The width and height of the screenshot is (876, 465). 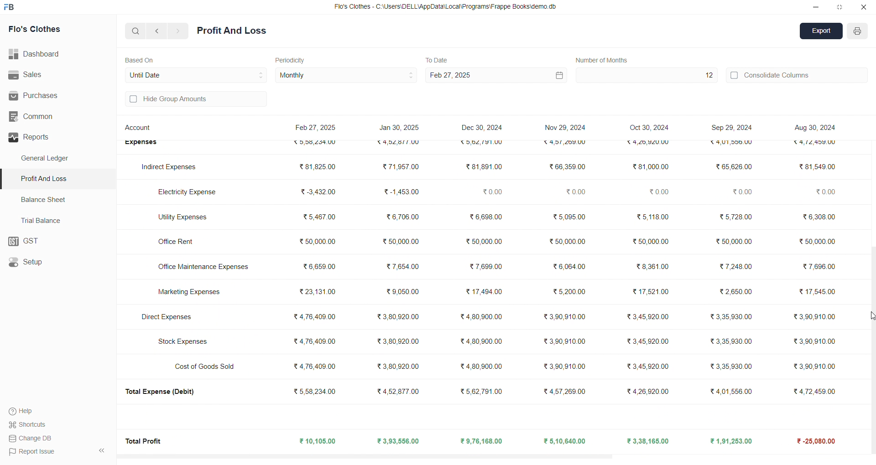 What do you see at coordinates (728, 144) in the screenshot?
I see `₹4,01,556.00` at bounding box center [728, 144].